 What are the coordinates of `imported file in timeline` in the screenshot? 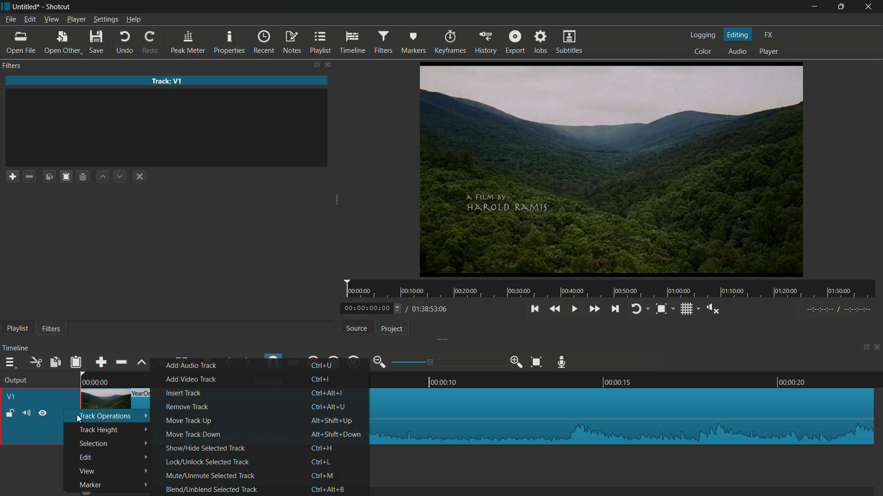 It's located at (624, 415).